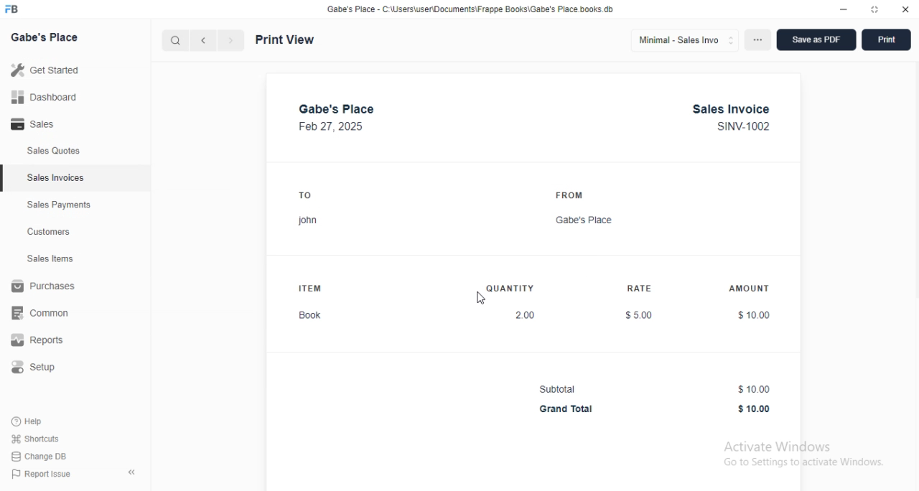 Image resolution: width=919 pixels, height=491 pixels. Describe the element at coordinates (39, 313) in the screenshot. I see `common` at that location.